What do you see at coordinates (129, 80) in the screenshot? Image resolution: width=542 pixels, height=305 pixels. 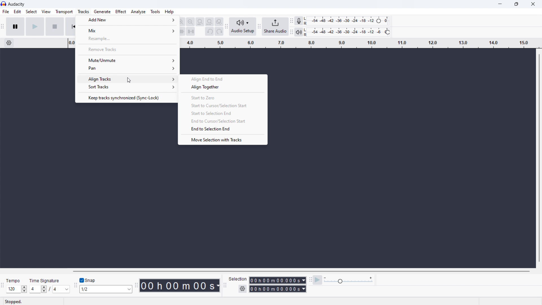 I see `cursor` at bounding box center [129, 80].